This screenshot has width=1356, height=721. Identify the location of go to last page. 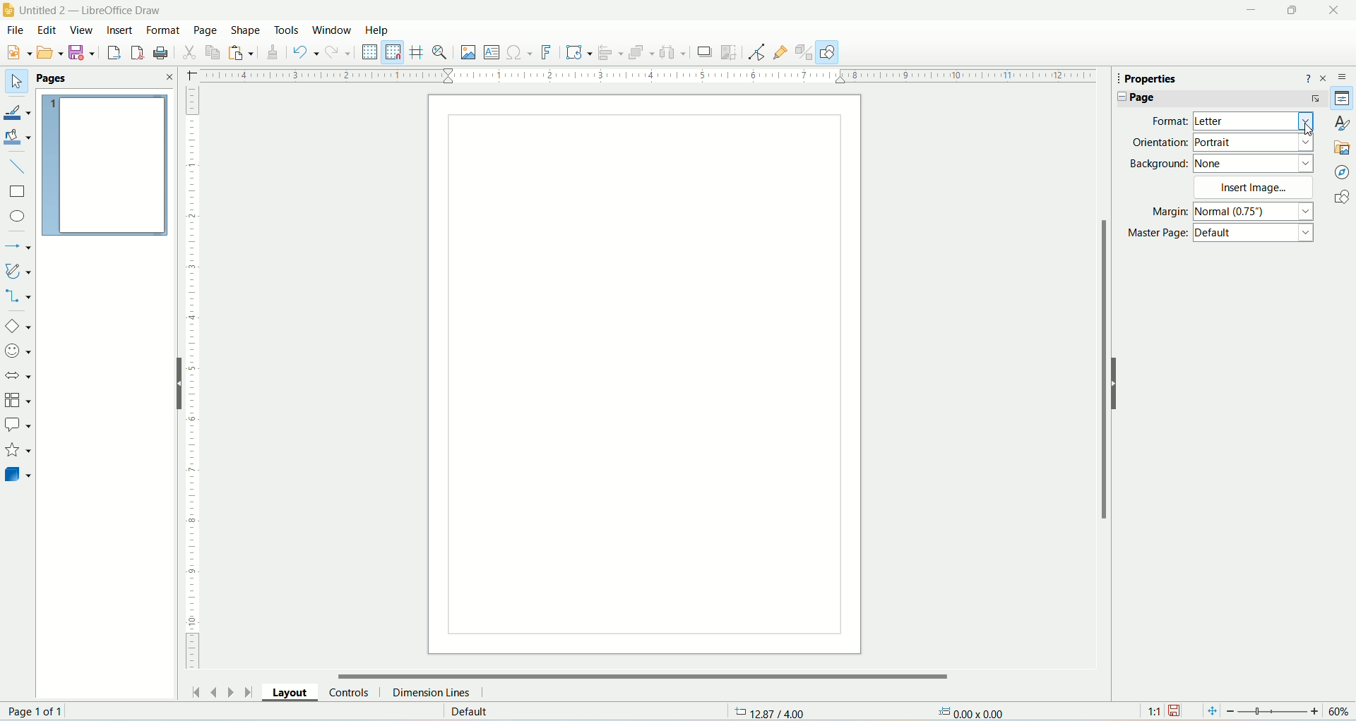
(246, 691).